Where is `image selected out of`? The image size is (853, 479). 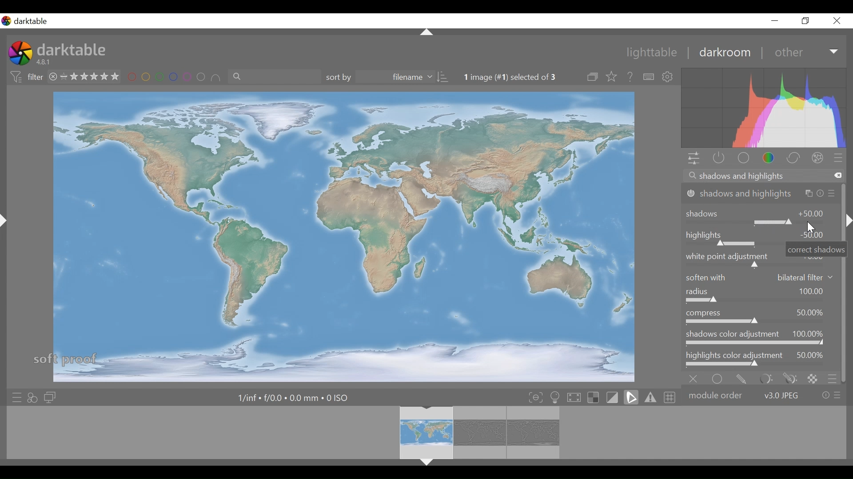 image selected out of is located at coordinates (518, 77).